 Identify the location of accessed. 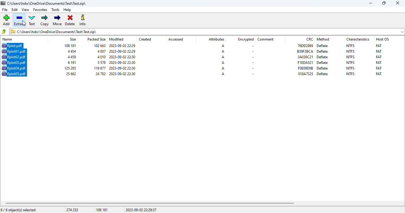
(176, 39).